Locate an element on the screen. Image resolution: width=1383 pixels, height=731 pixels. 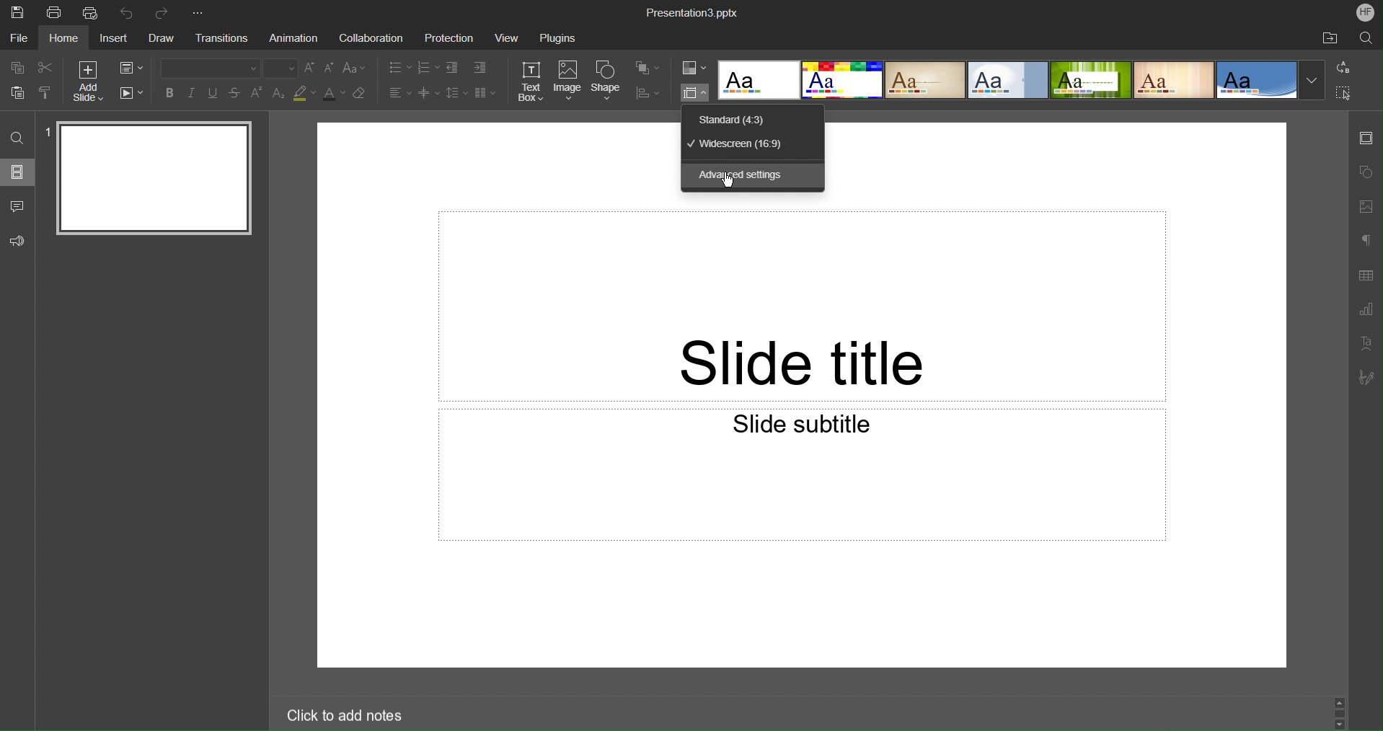
Protection is located at coordinates (451, 39).